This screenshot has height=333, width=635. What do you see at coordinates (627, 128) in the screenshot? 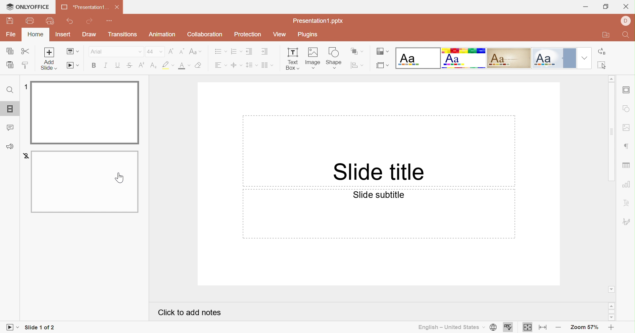
I see `Image settings` at bounding box center [627, 128].